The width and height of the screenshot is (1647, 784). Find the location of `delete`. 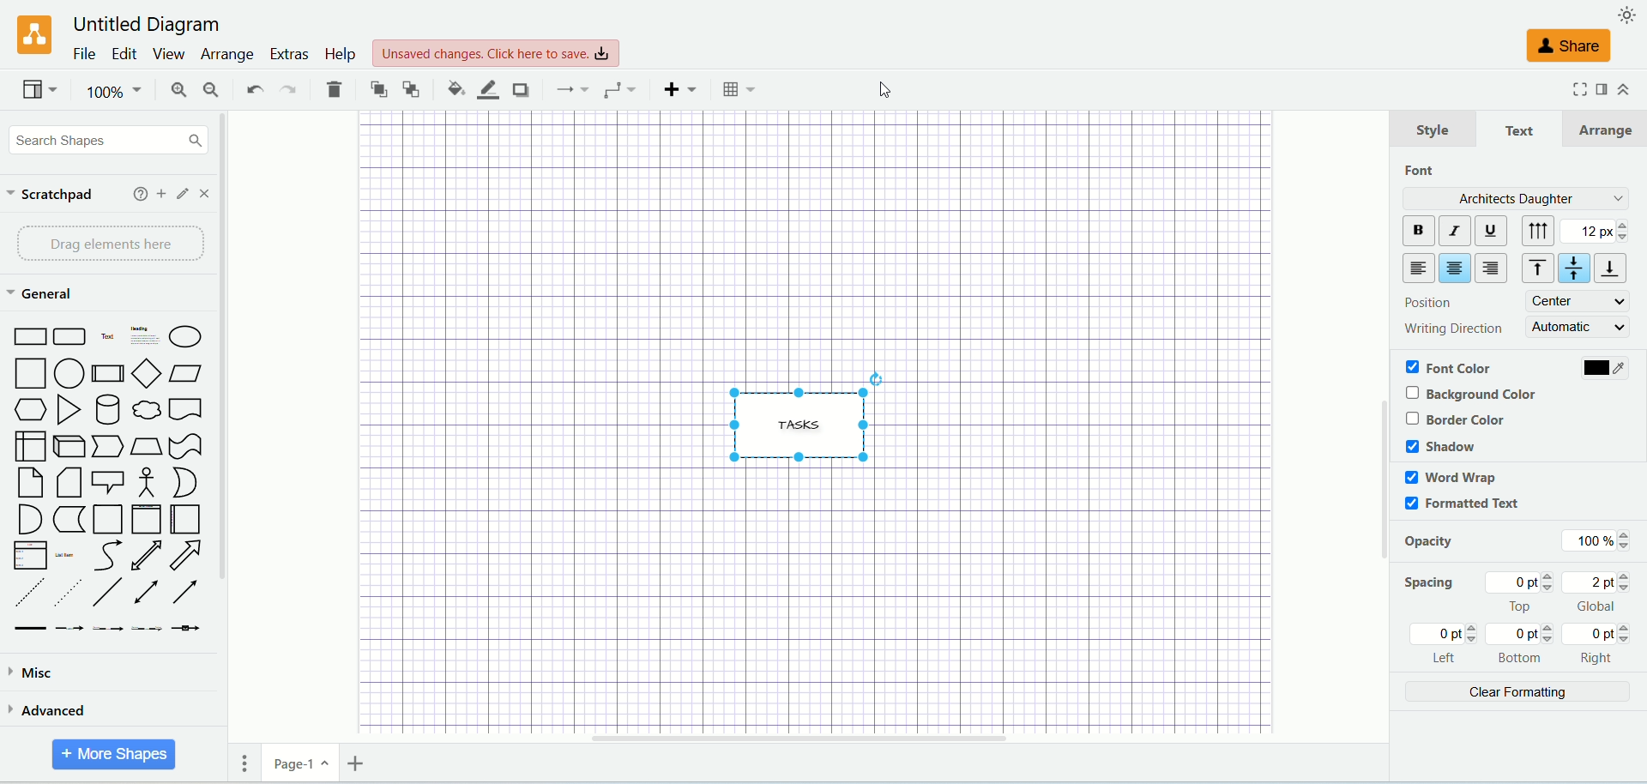

delete is located at coordinates (334, 88).